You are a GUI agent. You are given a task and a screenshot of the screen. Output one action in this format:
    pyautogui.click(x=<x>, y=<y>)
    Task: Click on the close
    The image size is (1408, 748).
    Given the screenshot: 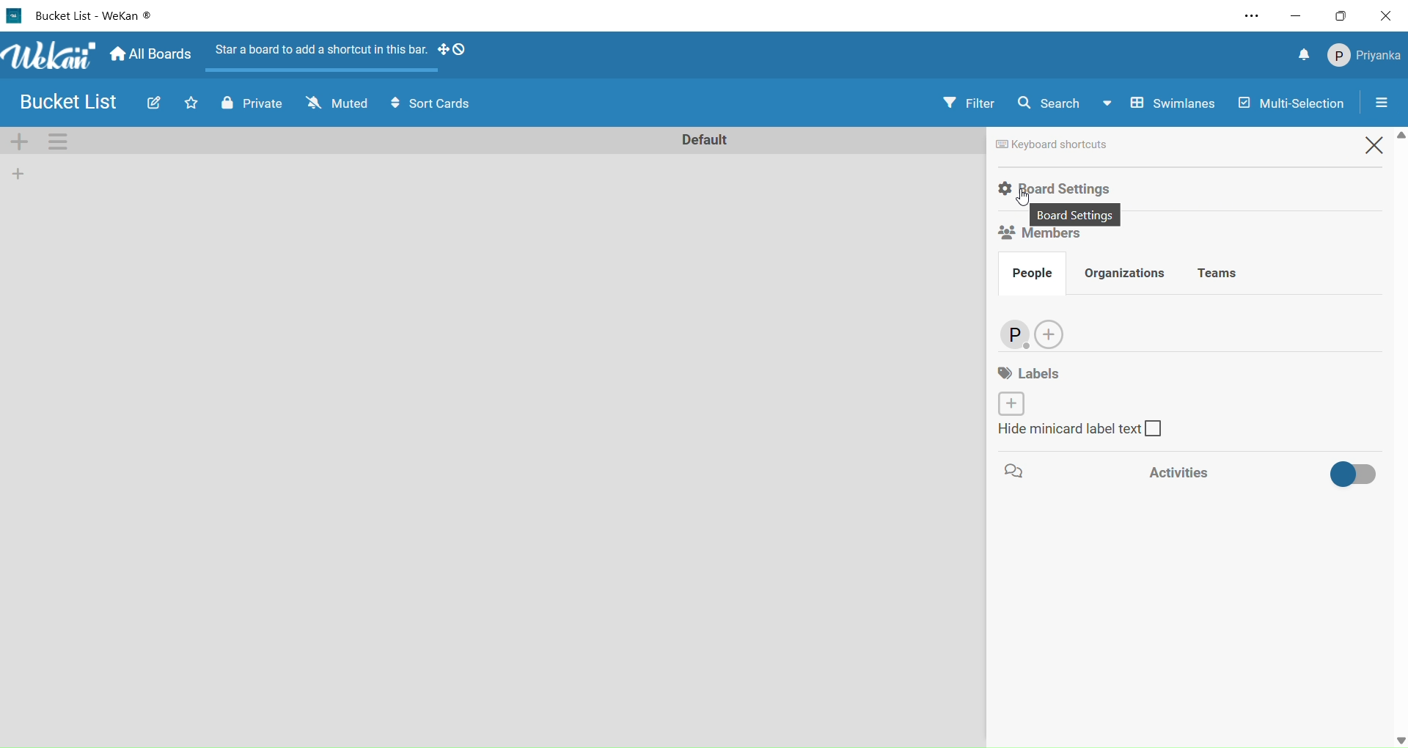 What is the action you would take?
    pyautogui.click(x=1387, y=15)
    